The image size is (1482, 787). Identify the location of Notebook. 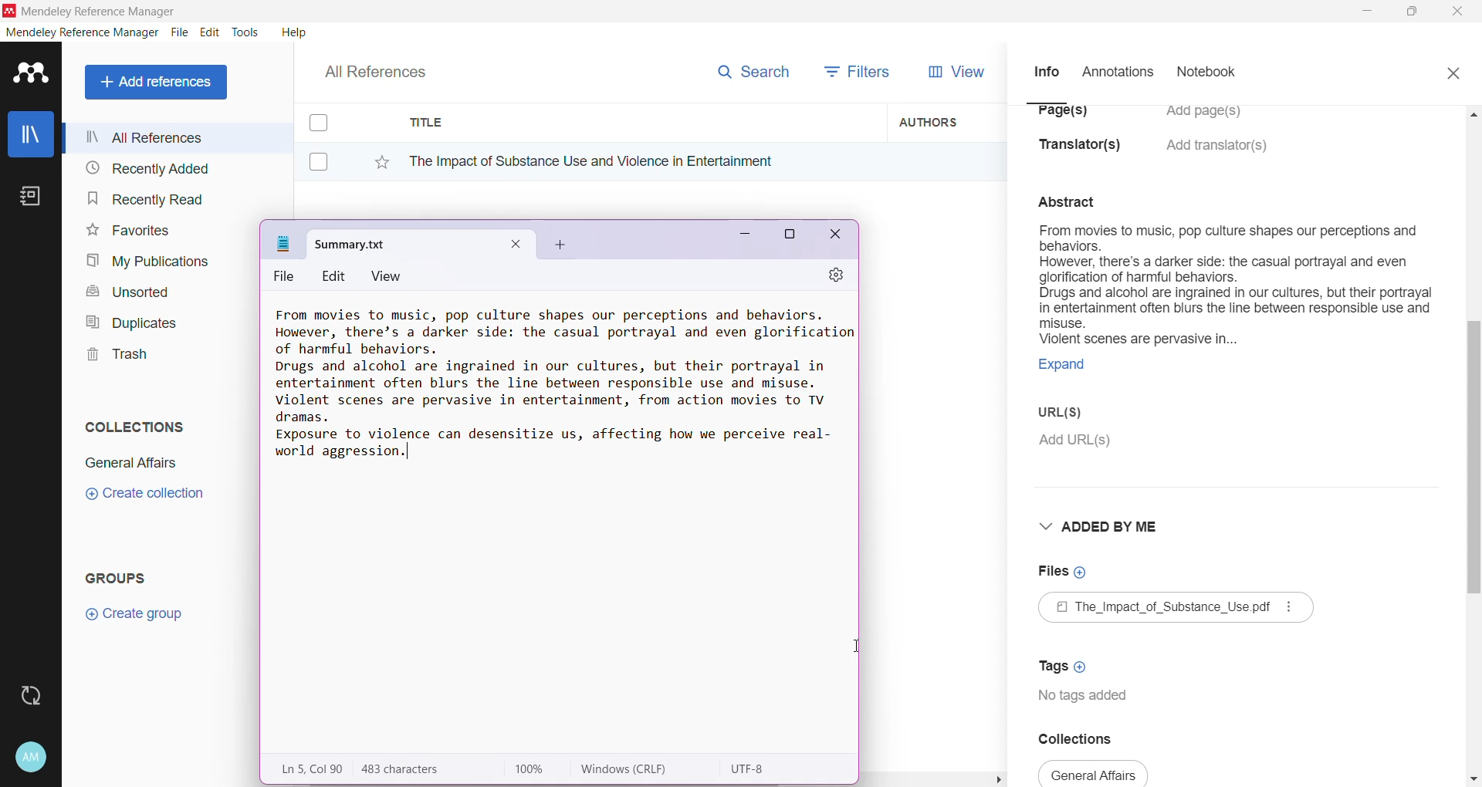
(1211, 73).